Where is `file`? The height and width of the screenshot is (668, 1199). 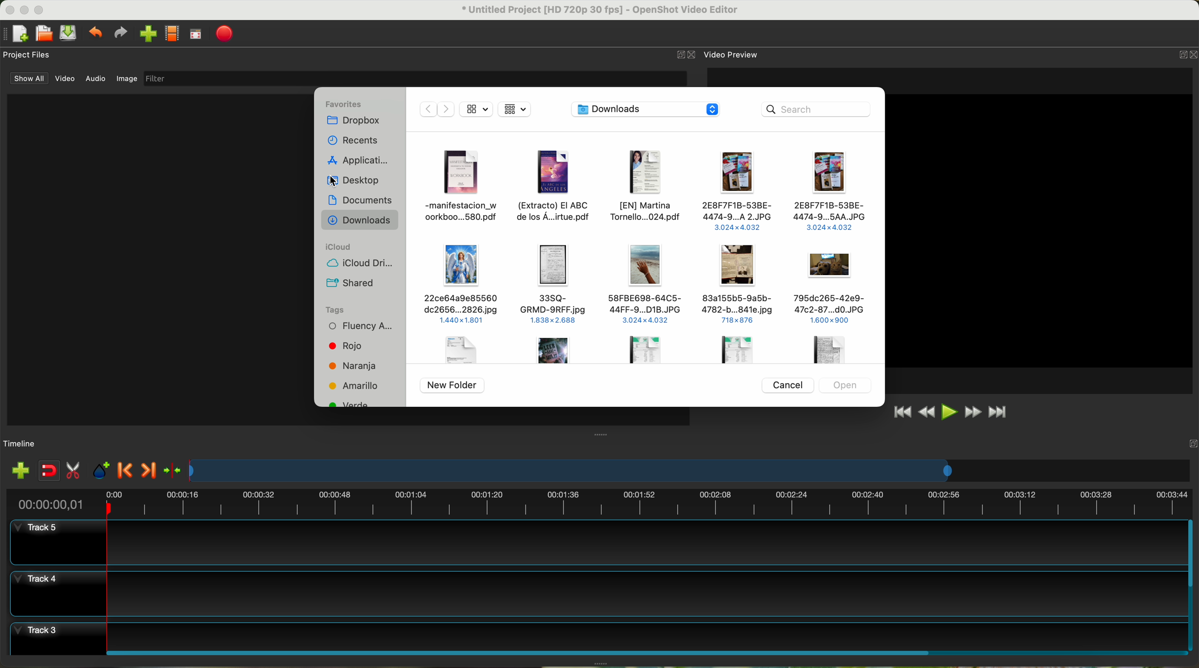 file is located at coordinates (557, 350).